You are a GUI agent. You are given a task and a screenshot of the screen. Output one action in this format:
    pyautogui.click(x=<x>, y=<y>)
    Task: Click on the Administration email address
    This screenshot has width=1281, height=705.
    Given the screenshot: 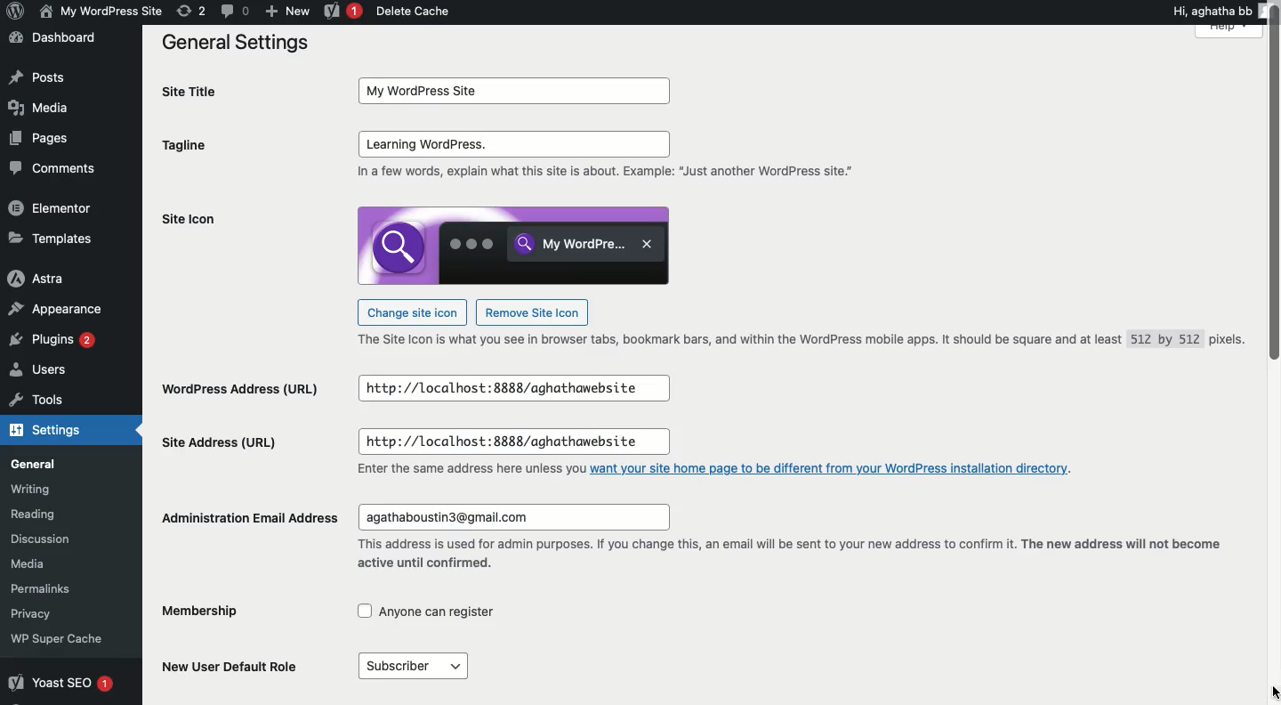 What is the action you would take?
    pyautogui.click(x=254, y=517)
    